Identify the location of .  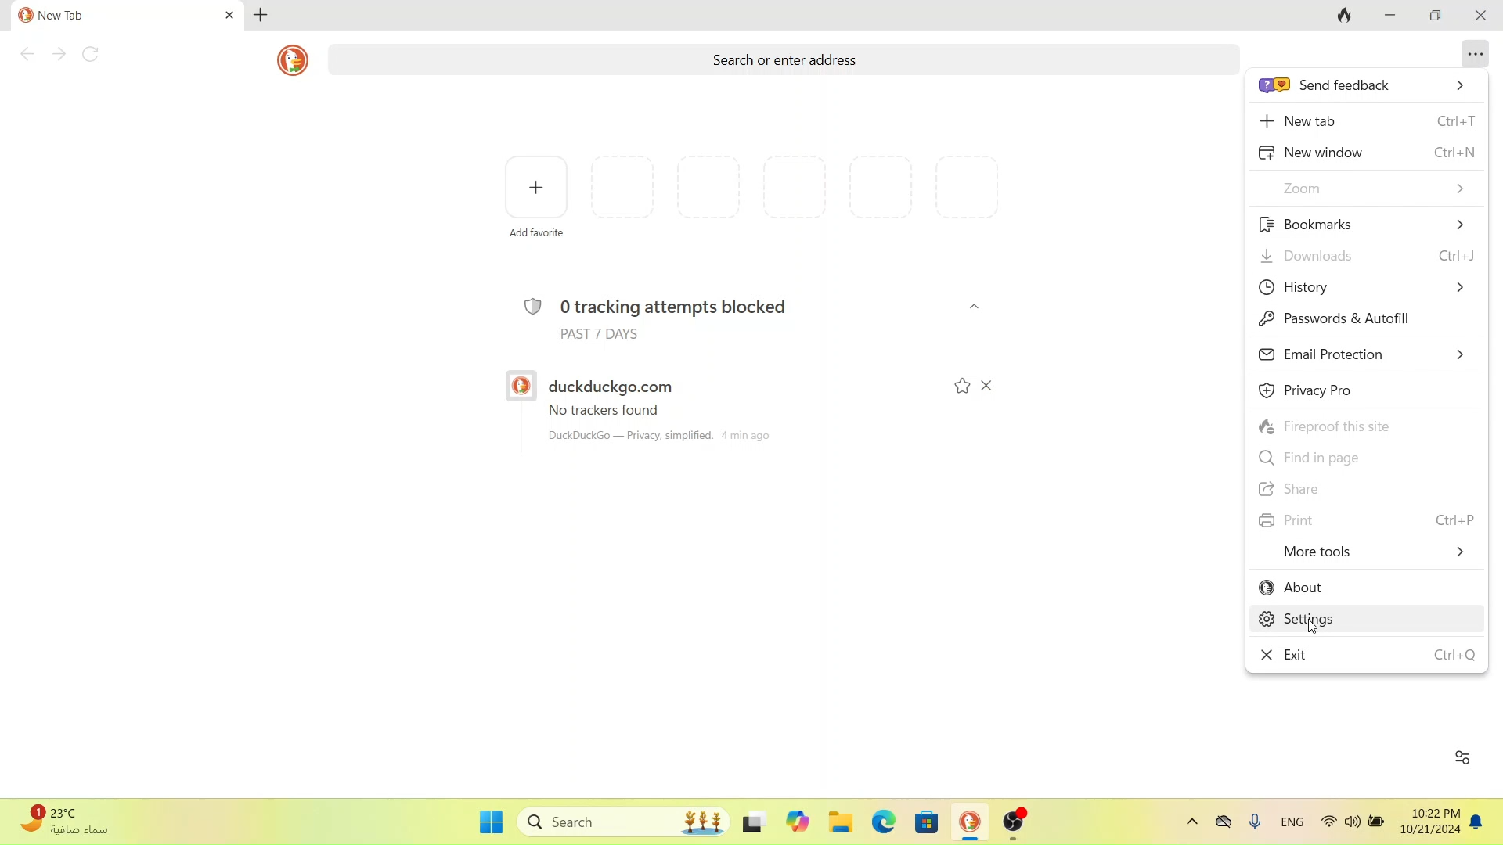
(796, 822).